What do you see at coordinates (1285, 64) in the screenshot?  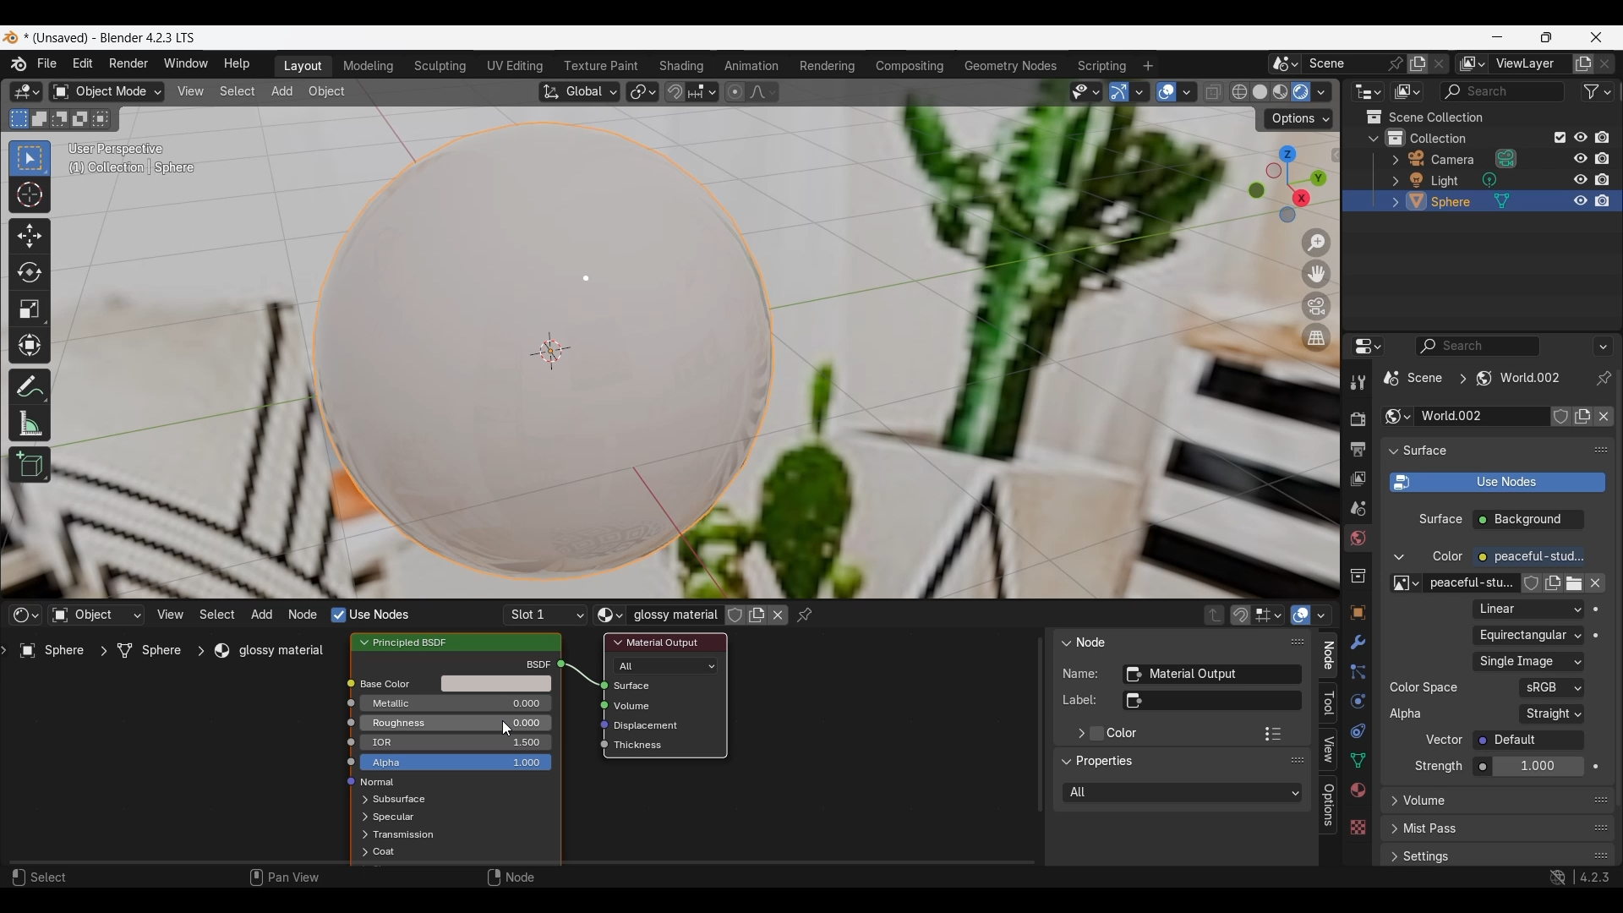 I see `Browse scene to be linked` at bounding box center [1285, 64].